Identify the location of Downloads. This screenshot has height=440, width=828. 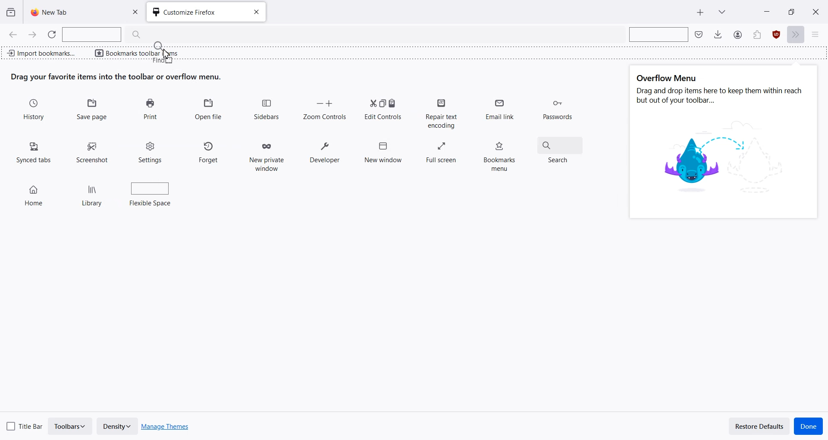
(718, 34).